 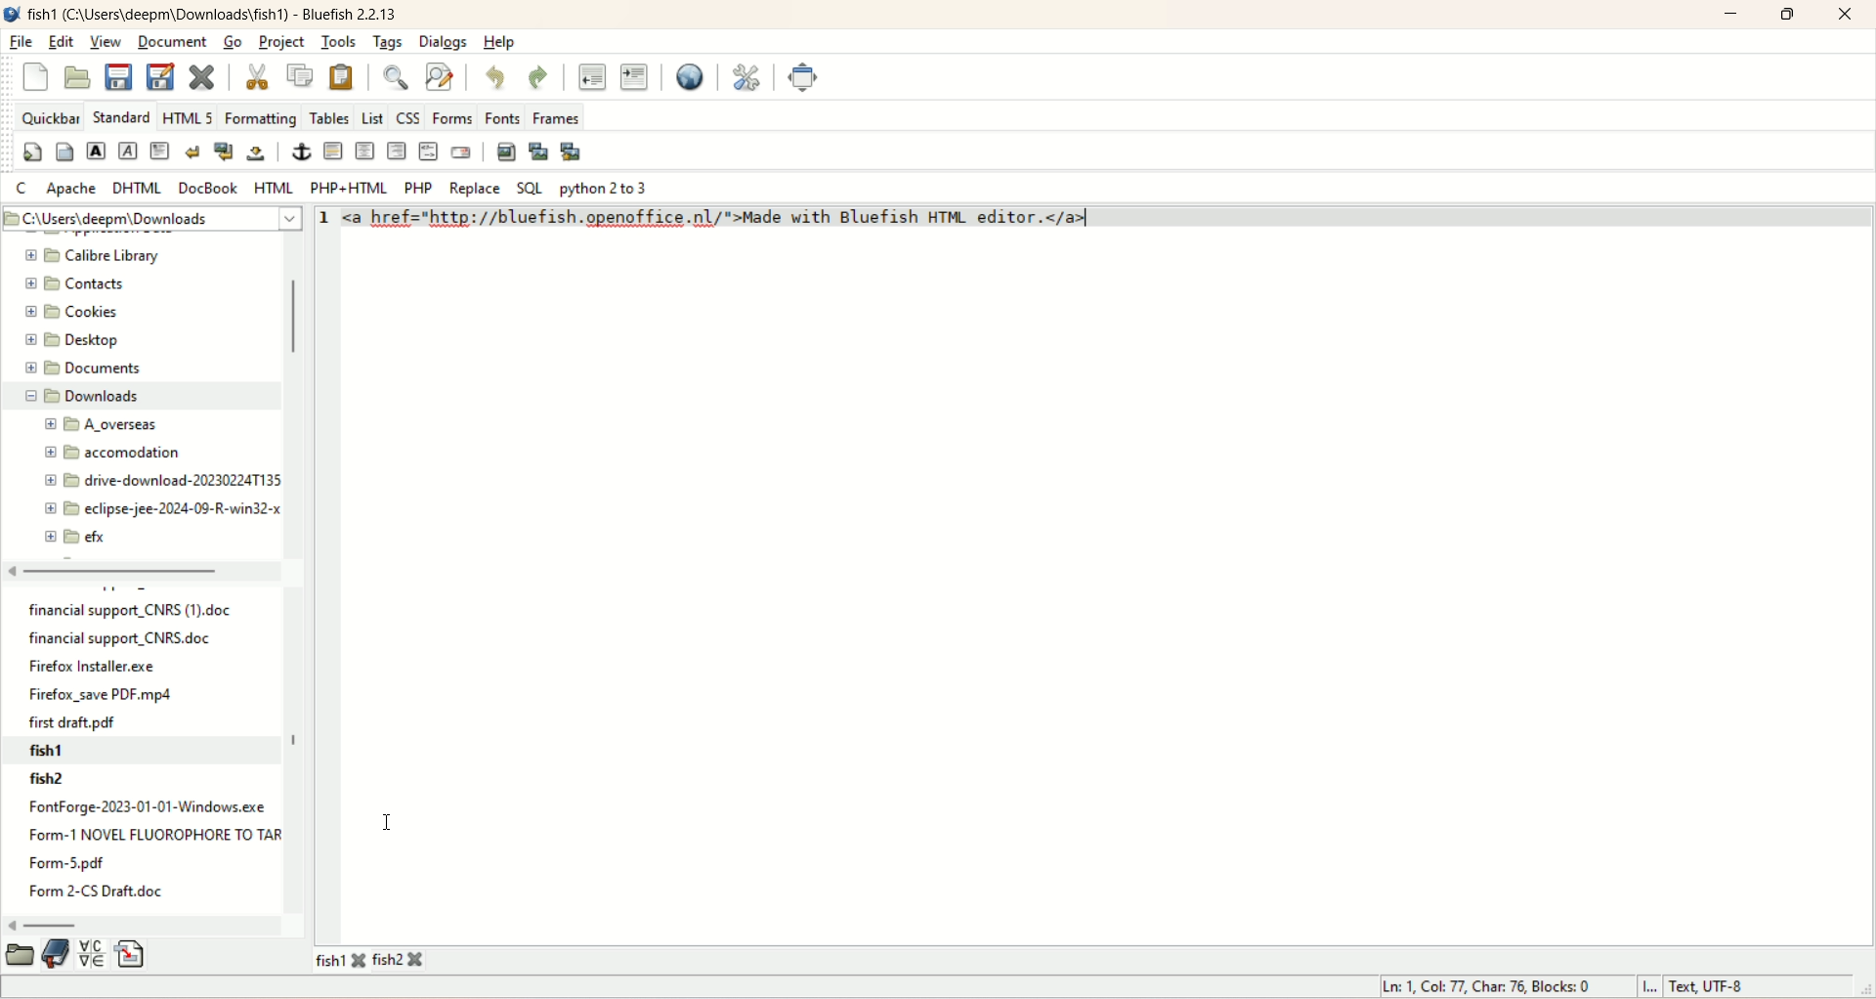 What do you see at coordinates (341, 960) in the screenshot?
I see `file1` at bounding box center [341, 960].